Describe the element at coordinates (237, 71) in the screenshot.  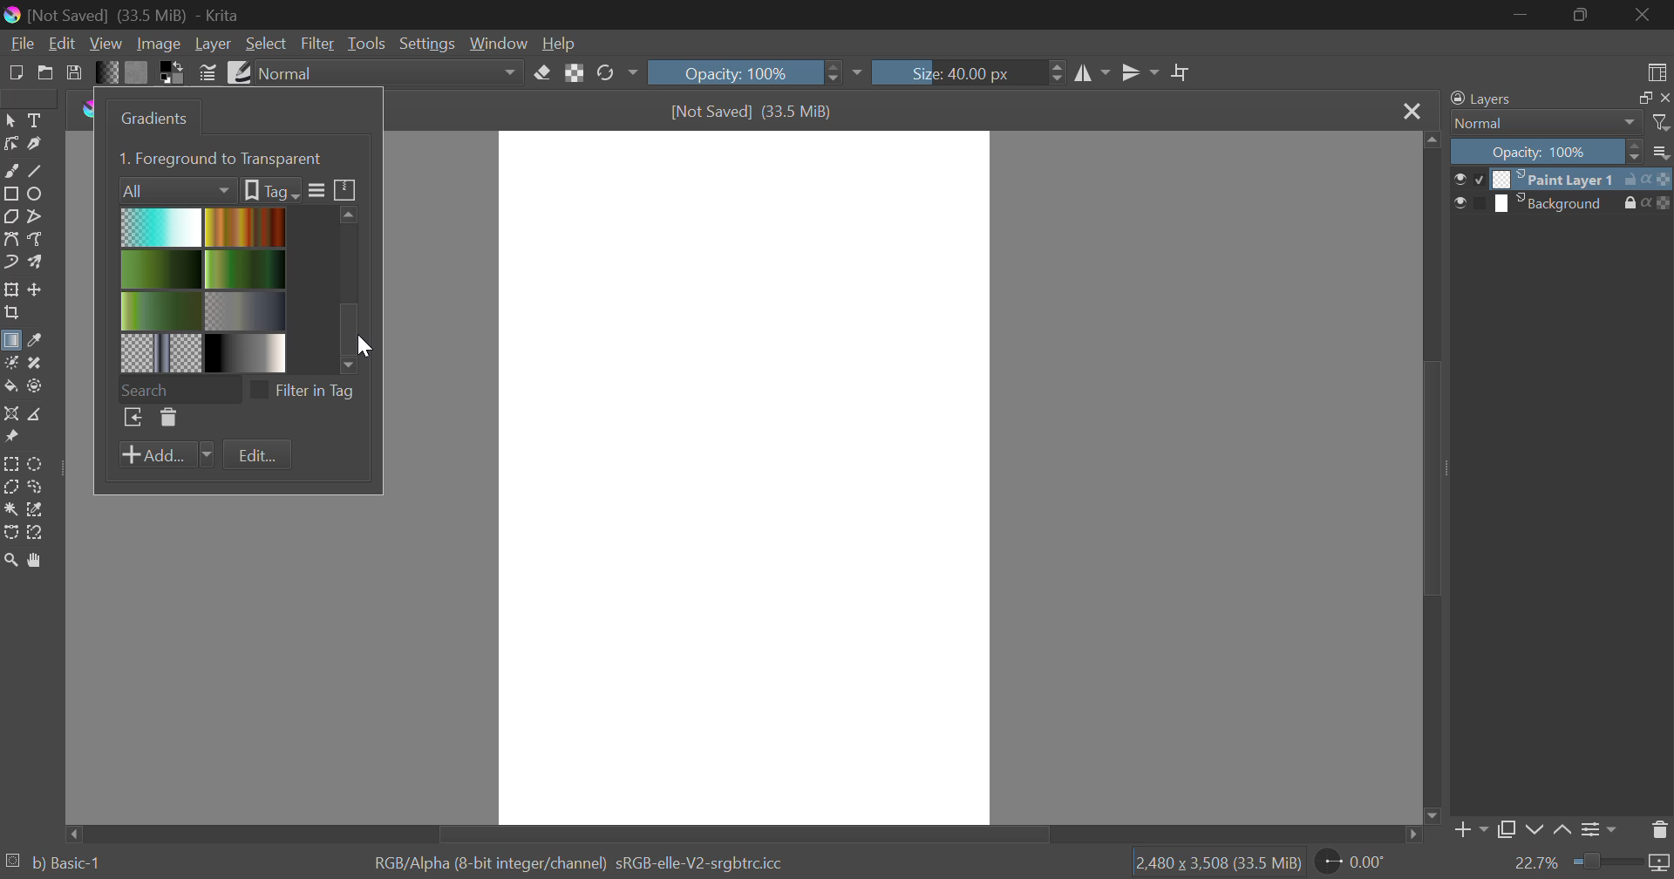
I see `Brush Presets` at that location.